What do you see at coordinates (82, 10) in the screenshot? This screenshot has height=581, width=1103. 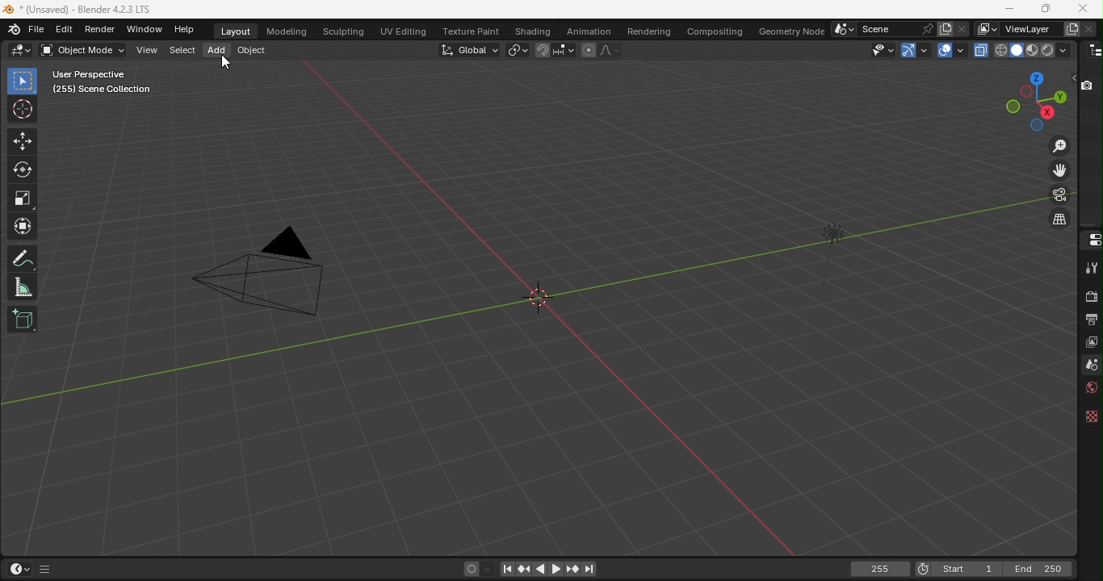 I see `Document name` at bounding box center [82, 10].